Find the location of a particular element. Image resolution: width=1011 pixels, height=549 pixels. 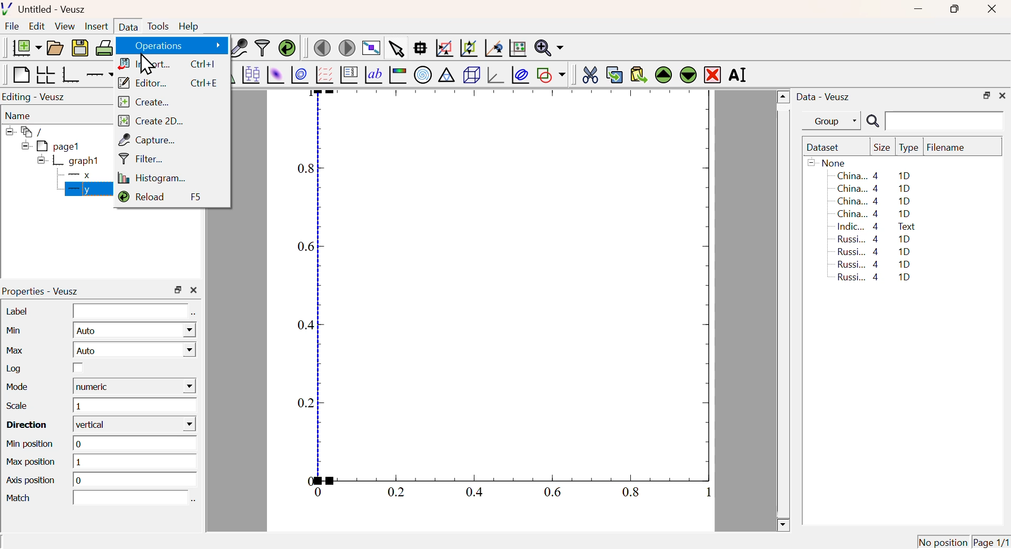

Close is located at coordinates (194, 291).